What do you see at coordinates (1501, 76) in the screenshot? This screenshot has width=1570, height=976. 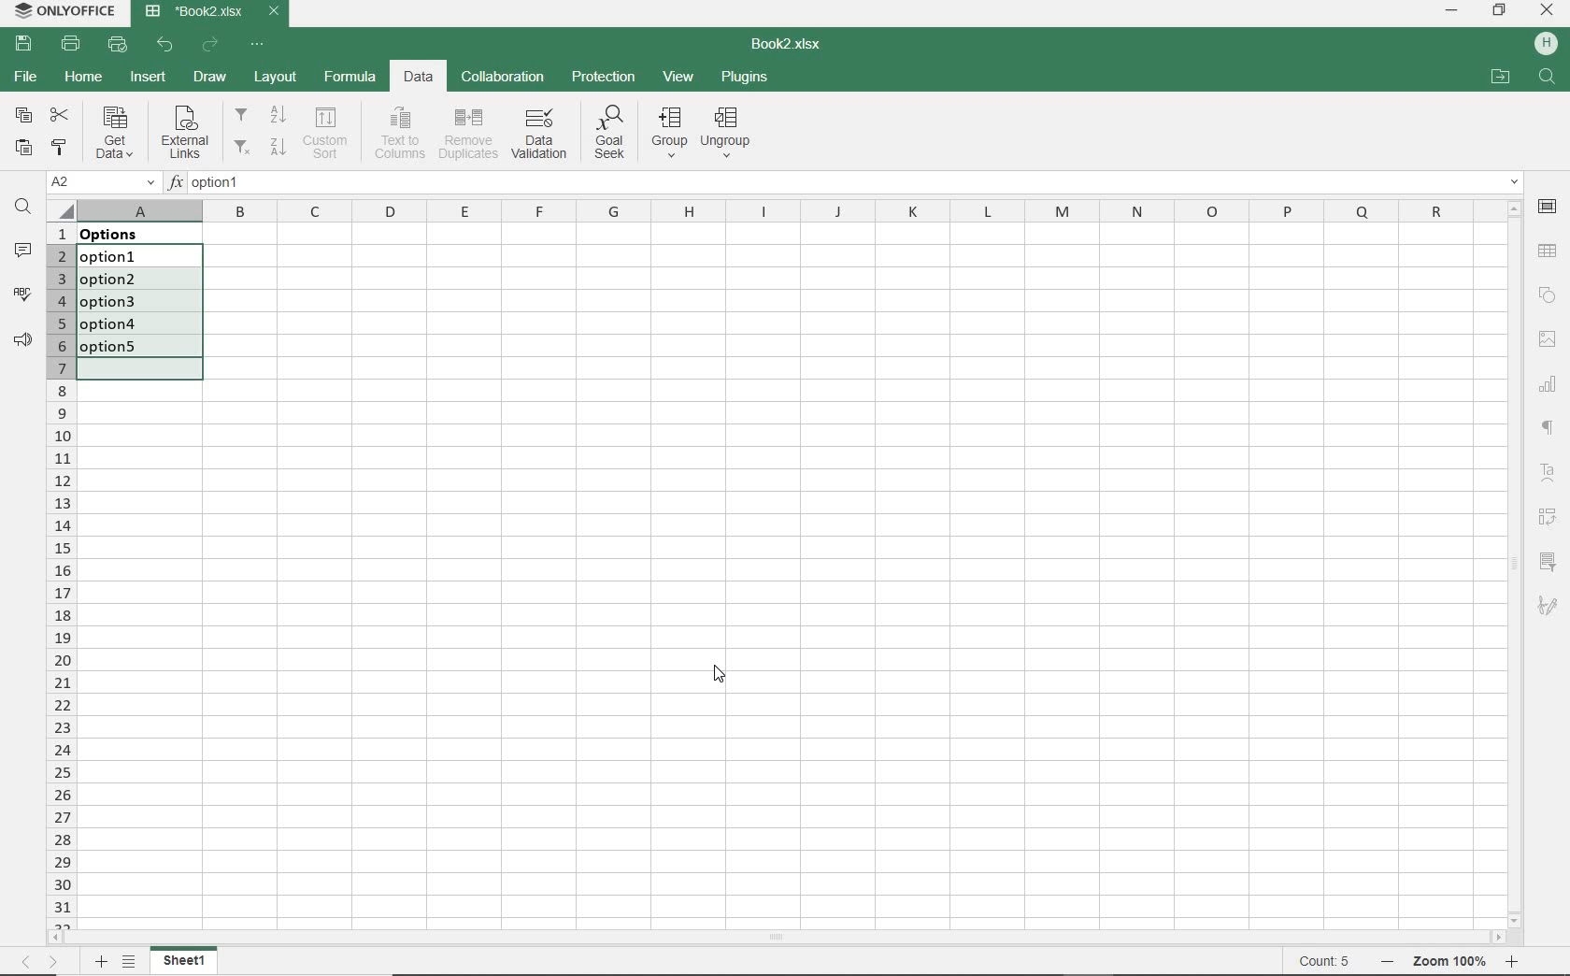 I see `OPEN FILE LOCATION` at bounding box center [1501, 76].